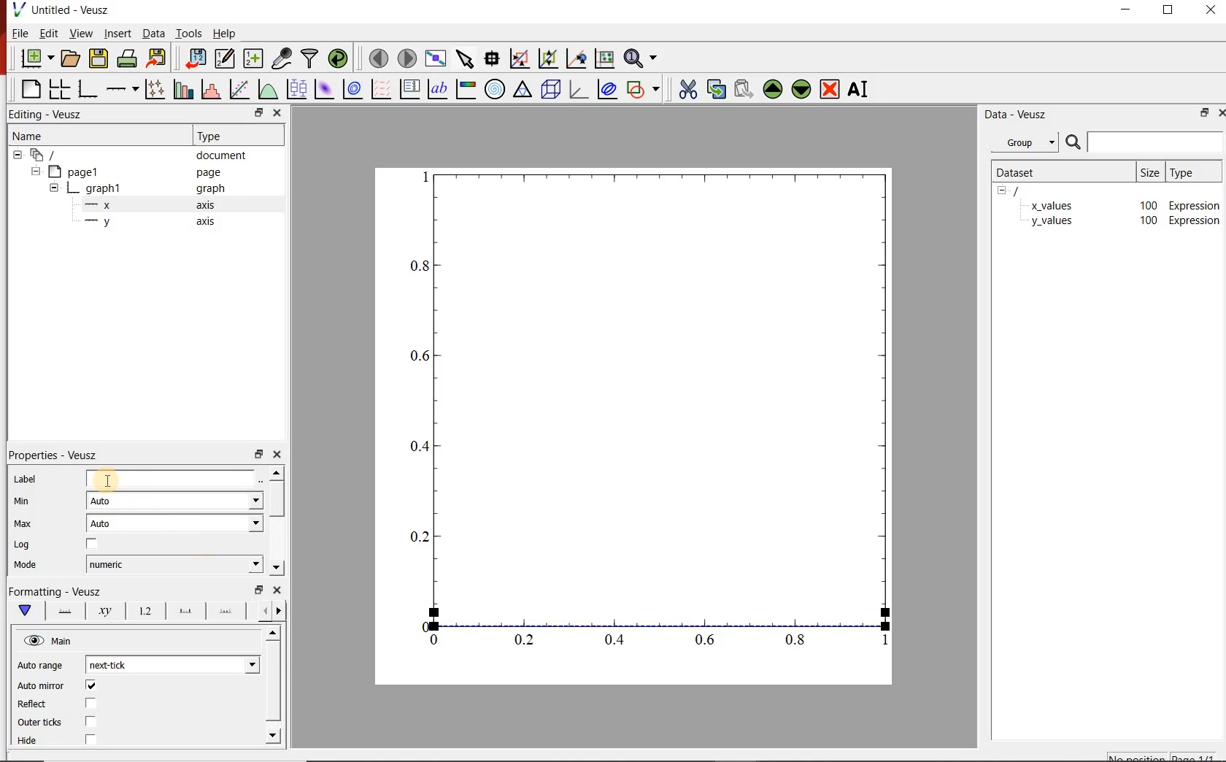 This screenshot has height=762, width=1226. What do you see at coordinates (209, 188) in the screenshot?
I see `graph` at bounding box center [209, 188].